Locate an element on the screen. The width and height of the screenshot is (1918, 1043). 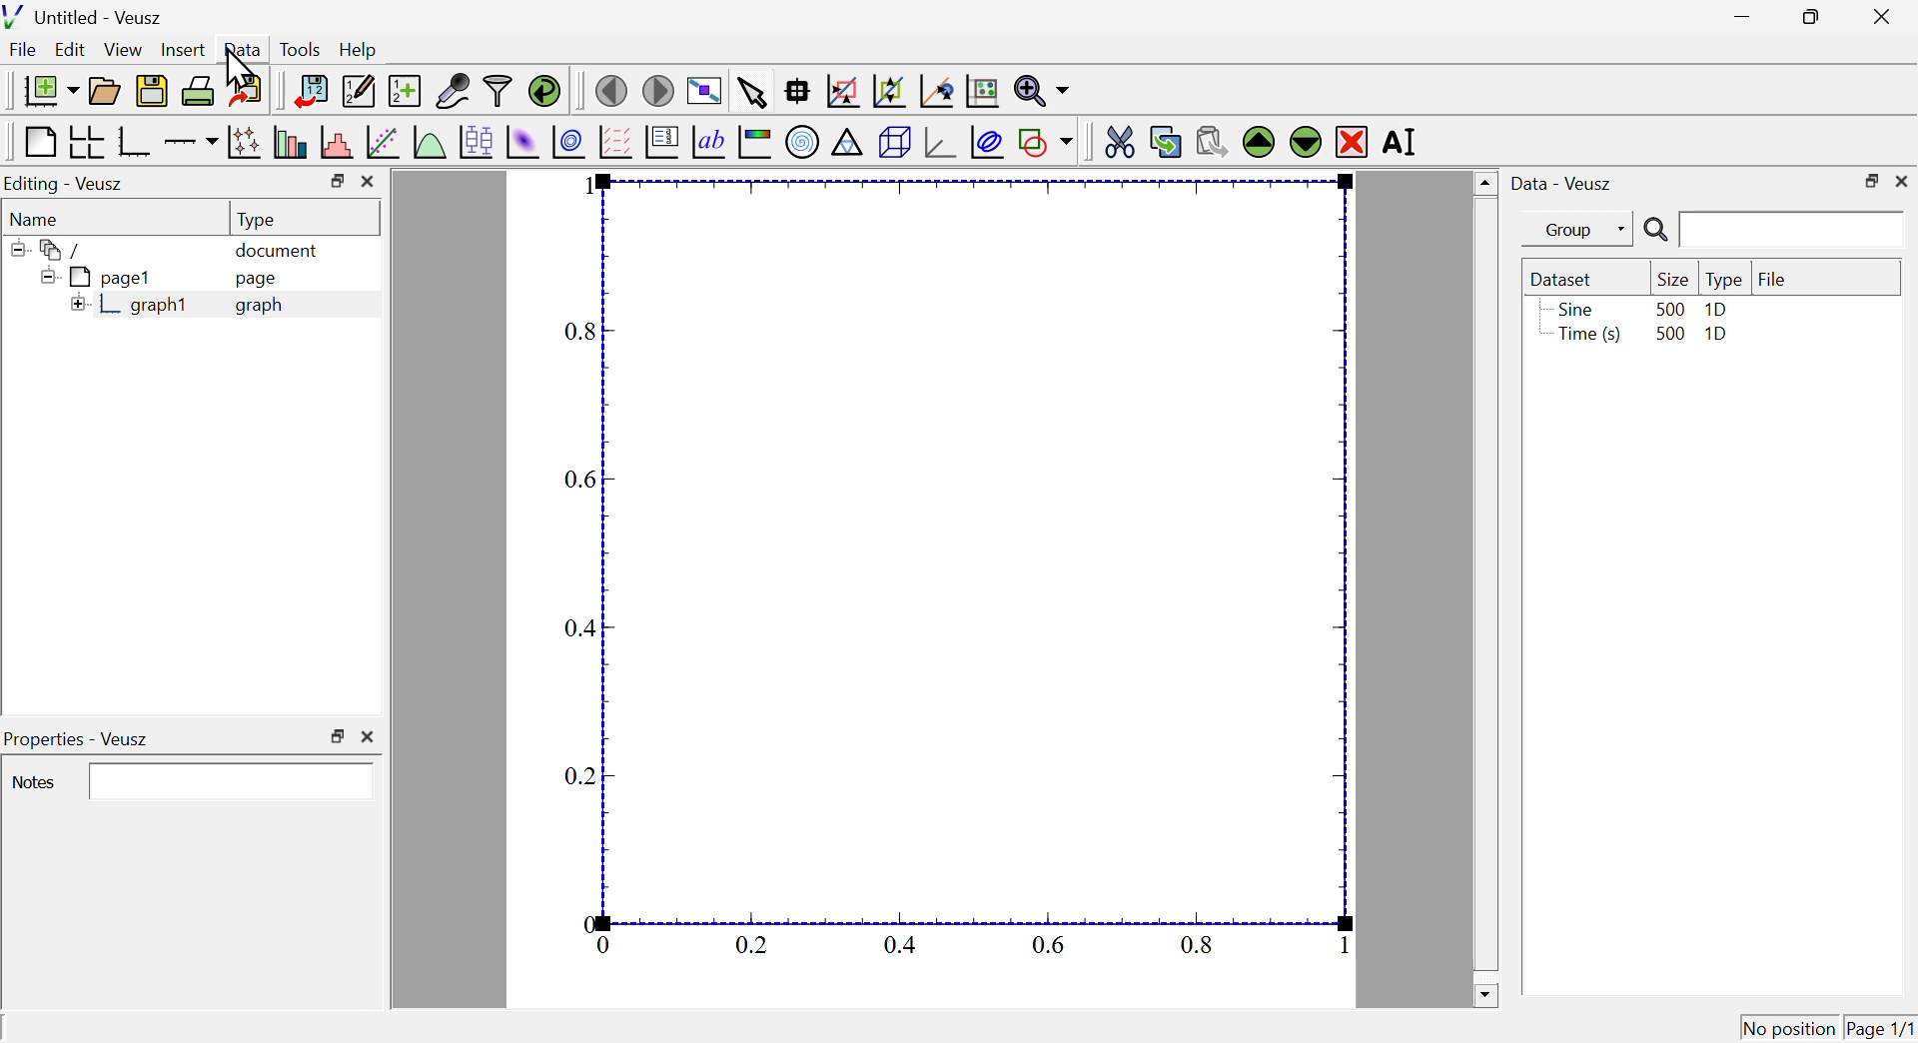
move to the previous page is located at coordinates (610, 89).